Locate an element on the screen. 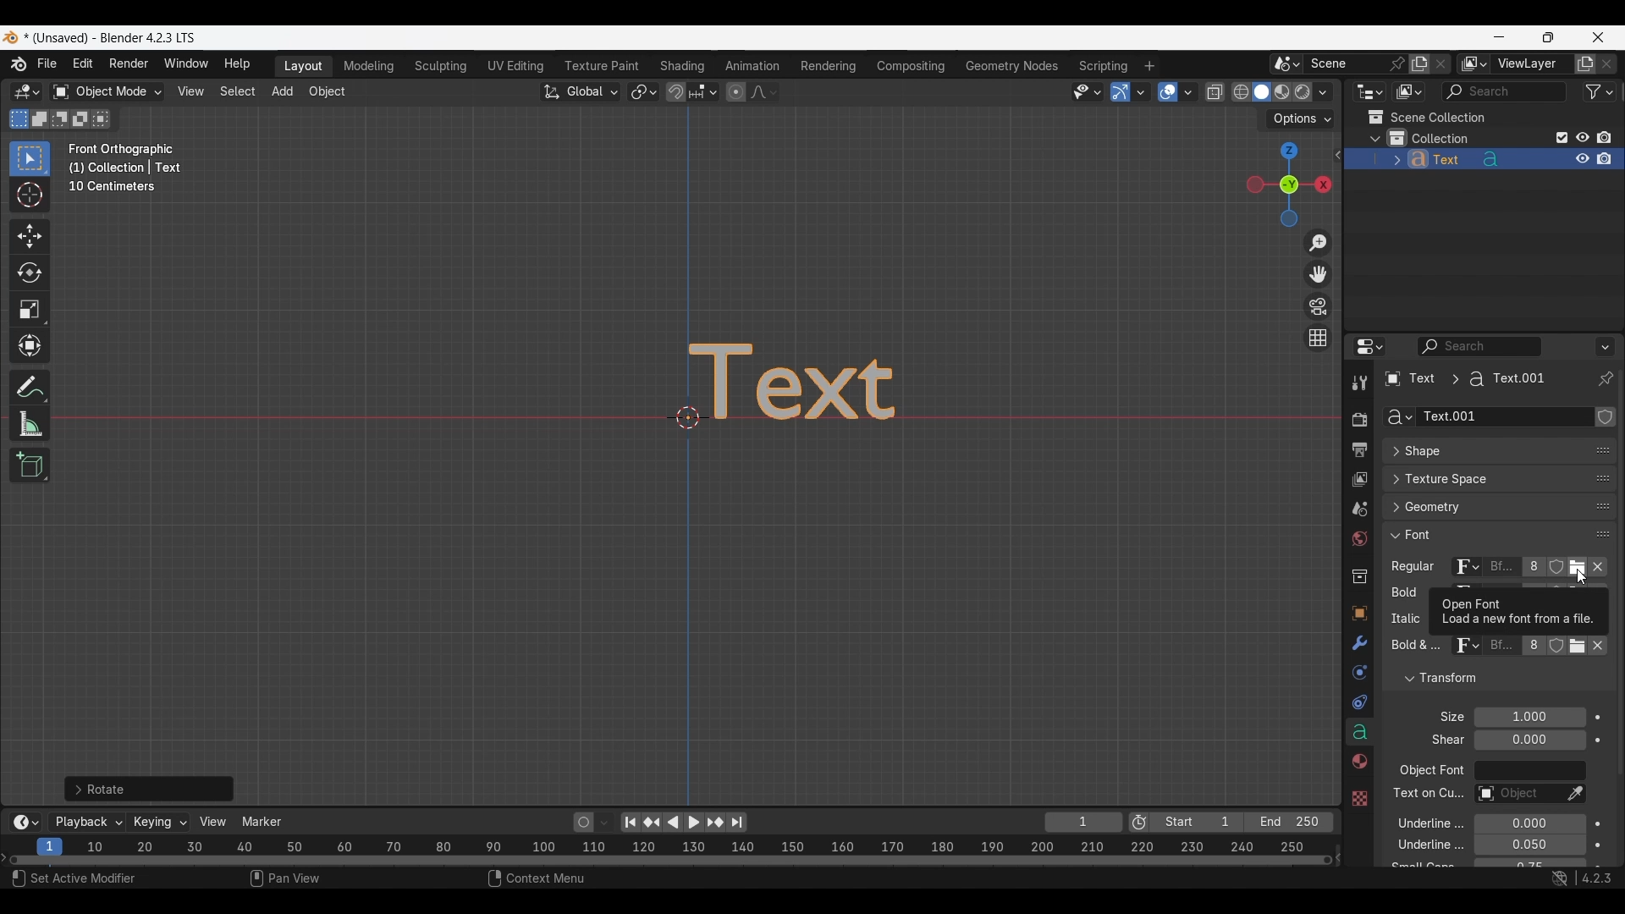 This screenshot has width=1625, height=914. Material is located at coordinates (1357, 763).